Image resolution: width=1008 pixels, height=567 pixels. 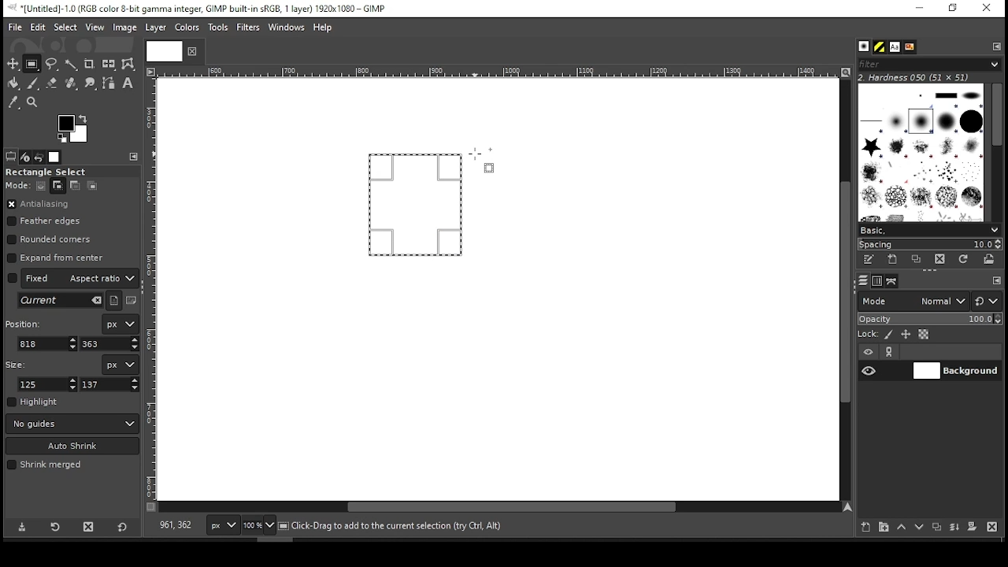 What do you see at coordinates (864, 47) in the screenshot?
I see `brushes` at bounding box center [864, 47].